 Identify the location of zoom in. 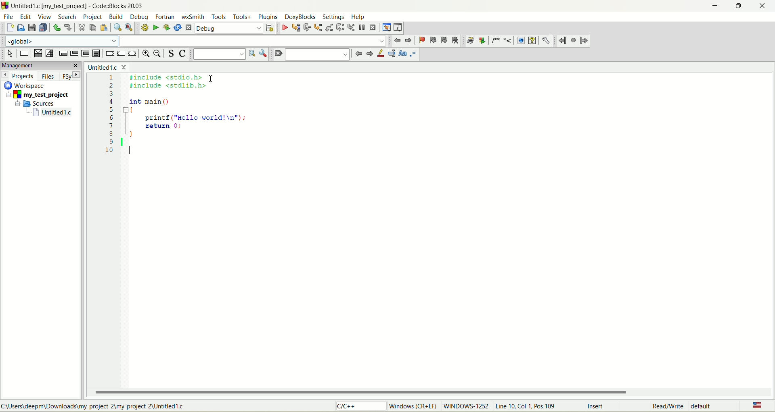
(145, 55).